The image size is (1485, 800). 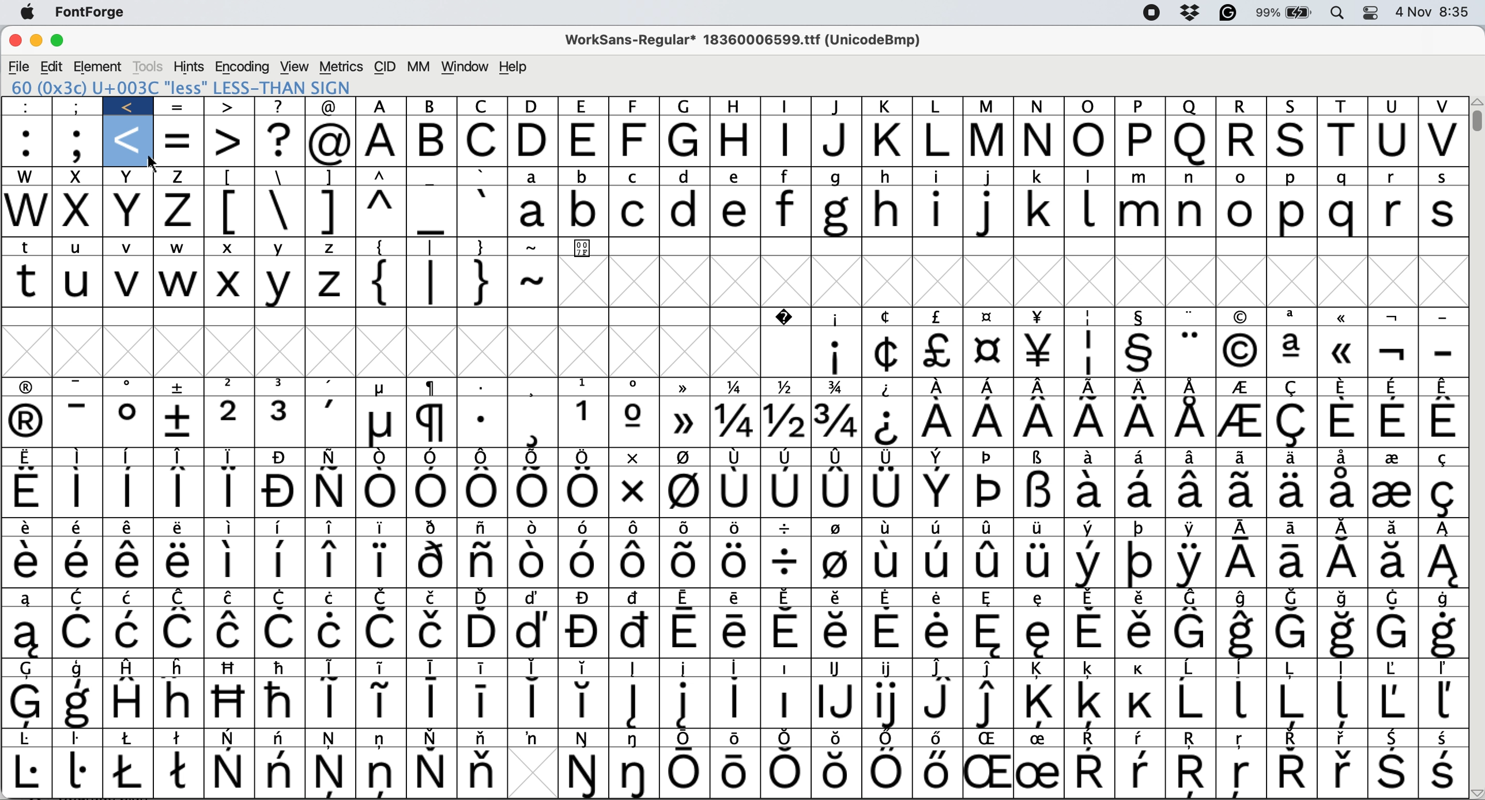 What do you see at coordinates (1343, 316) in the screenshot?
I see `Symbol` at bounding box center [1343, 316].